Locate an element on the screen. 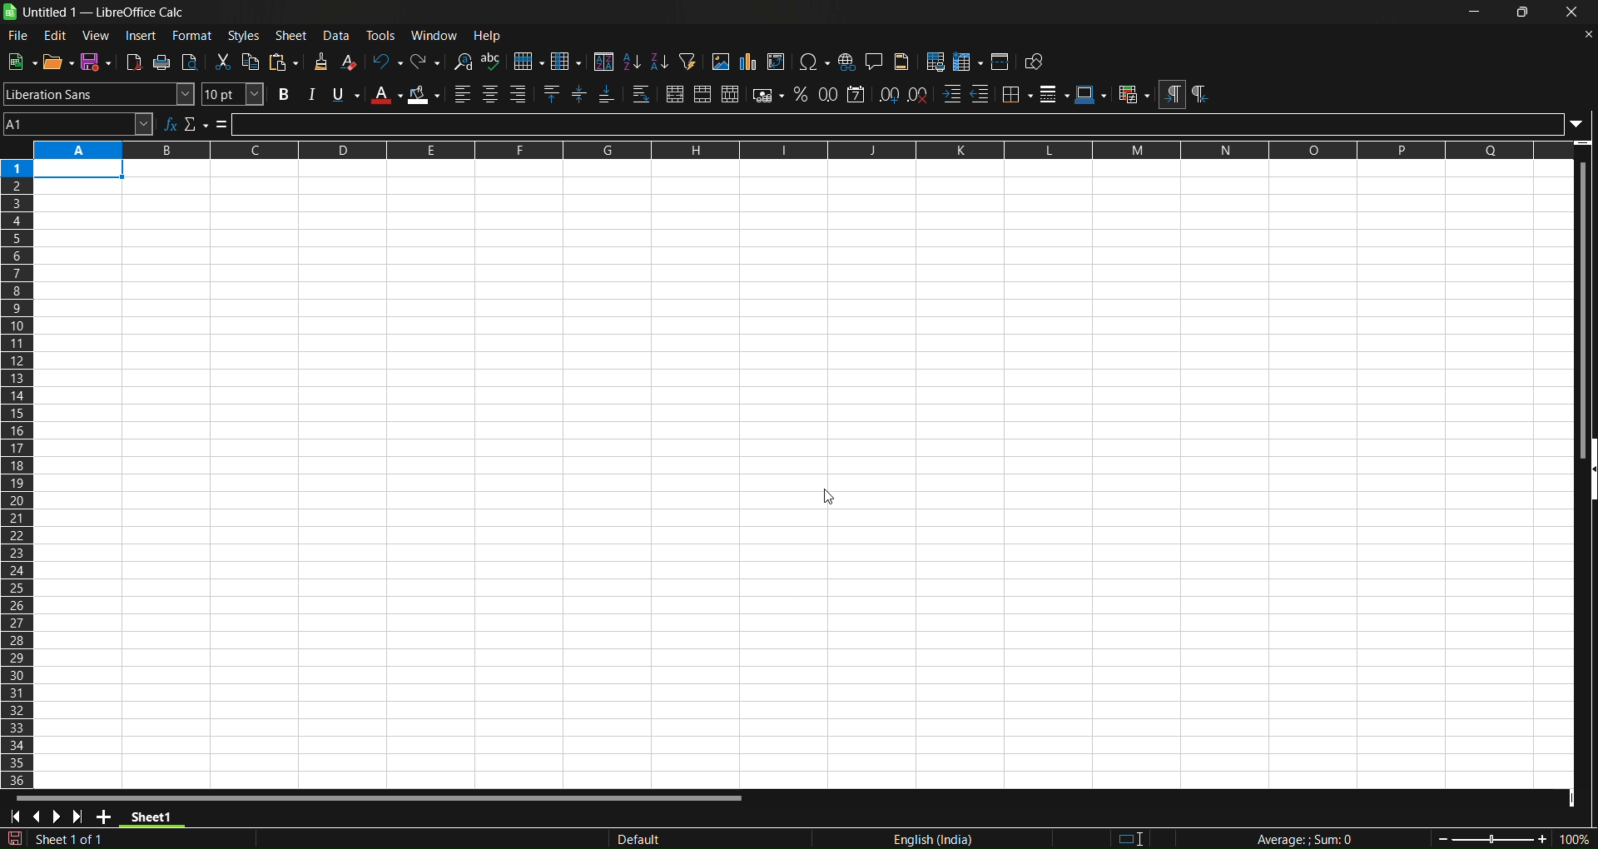 This screenshot has width=1598, height=849. format  as percent is located at coordinates (804, 95).